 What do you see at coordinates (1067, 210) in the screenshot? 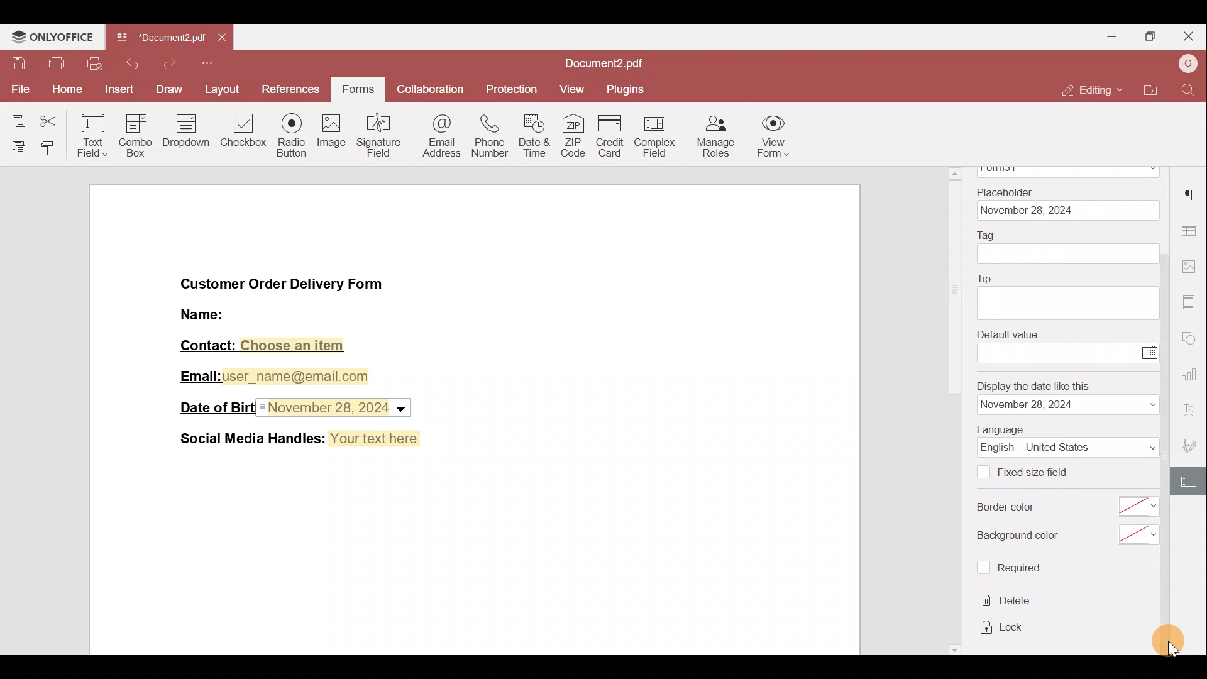
I see `date` at bounding box center [1067, 210].